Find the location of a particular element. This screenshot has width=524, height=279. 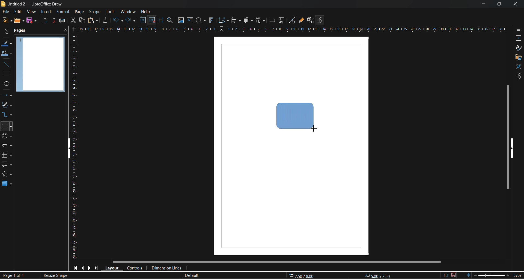

save is located at coordinates (31, 20).